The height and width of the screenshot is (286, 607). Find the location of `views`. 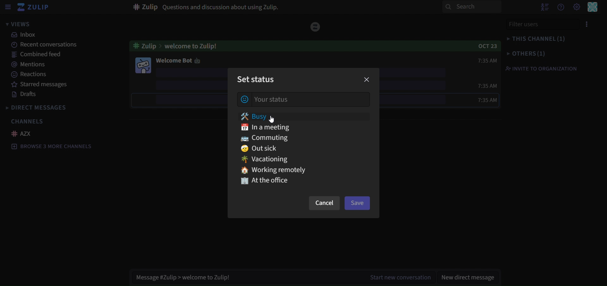

views is located at coordinates (24, 25).